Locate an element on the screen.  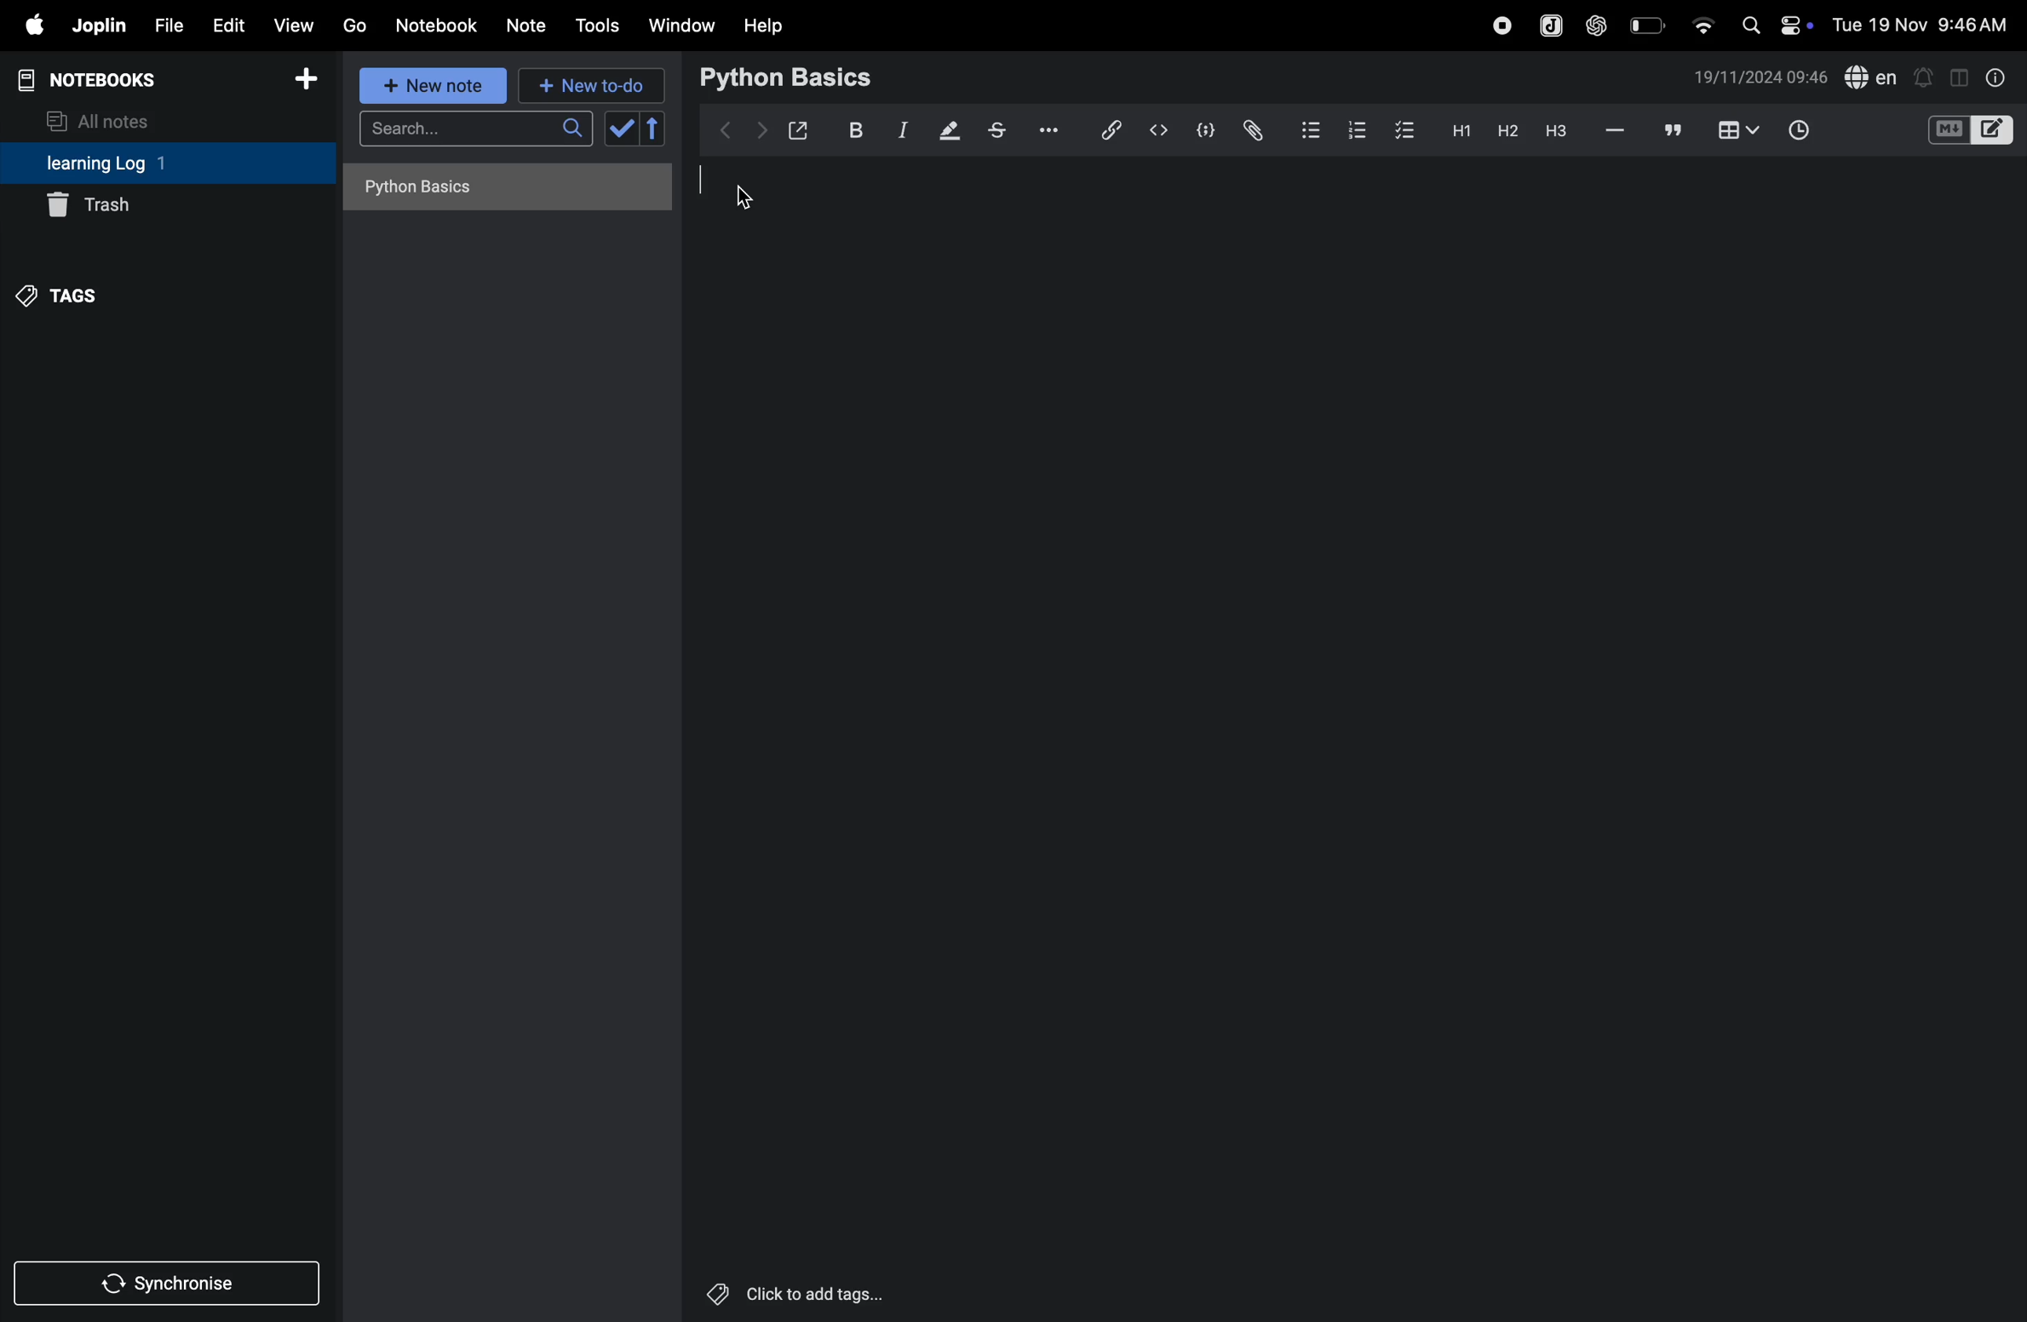
go is located at coordinates (353, 25).